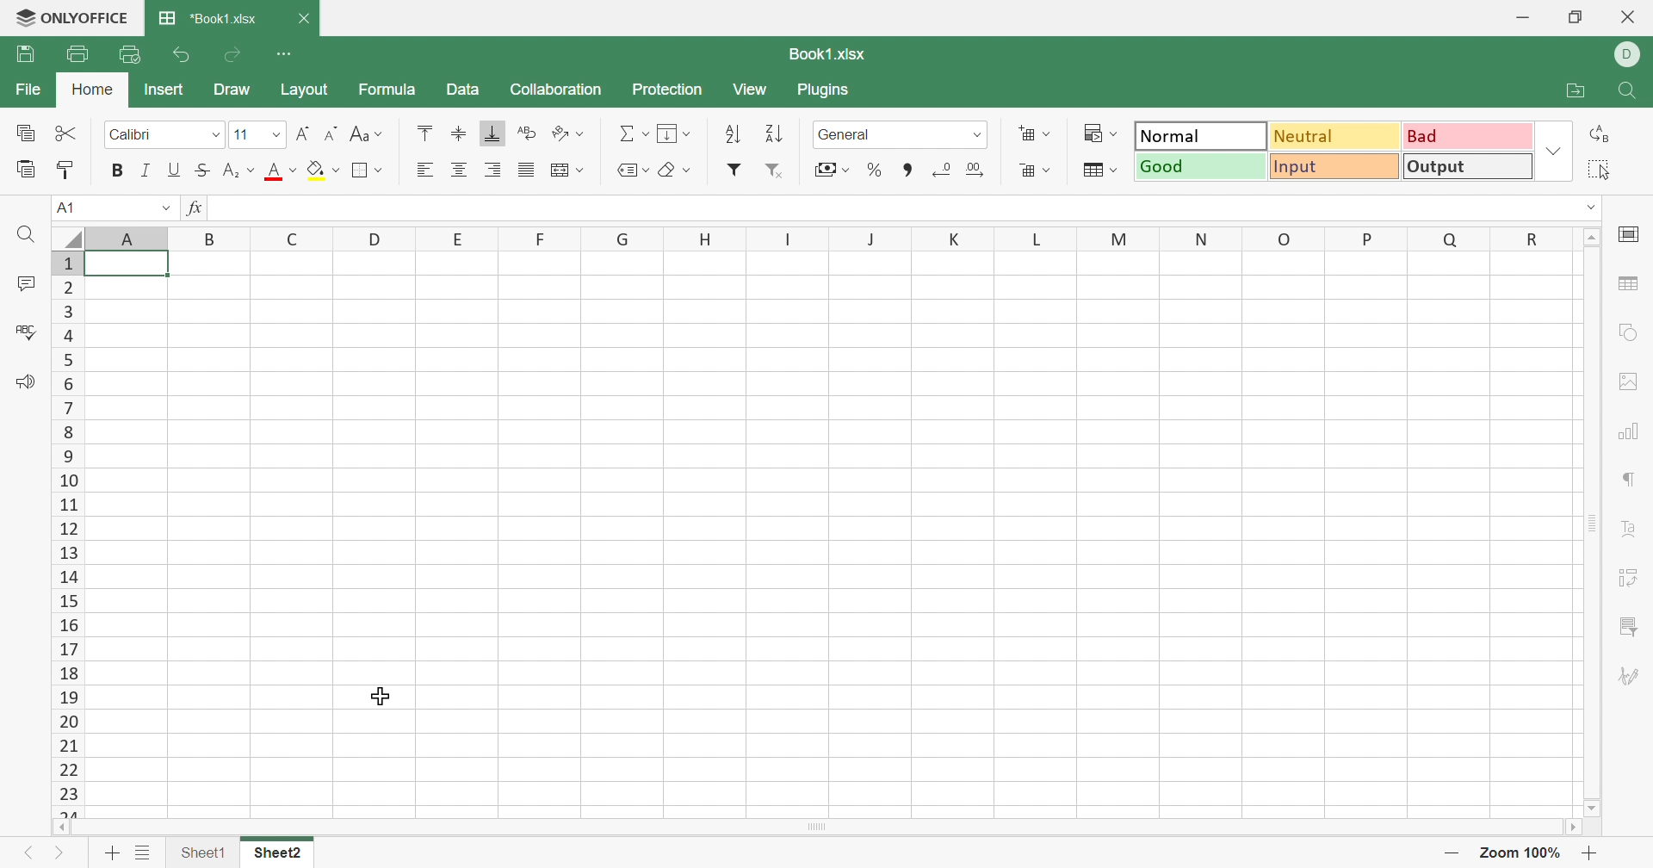  I want to click on 22, so click(66, 769).